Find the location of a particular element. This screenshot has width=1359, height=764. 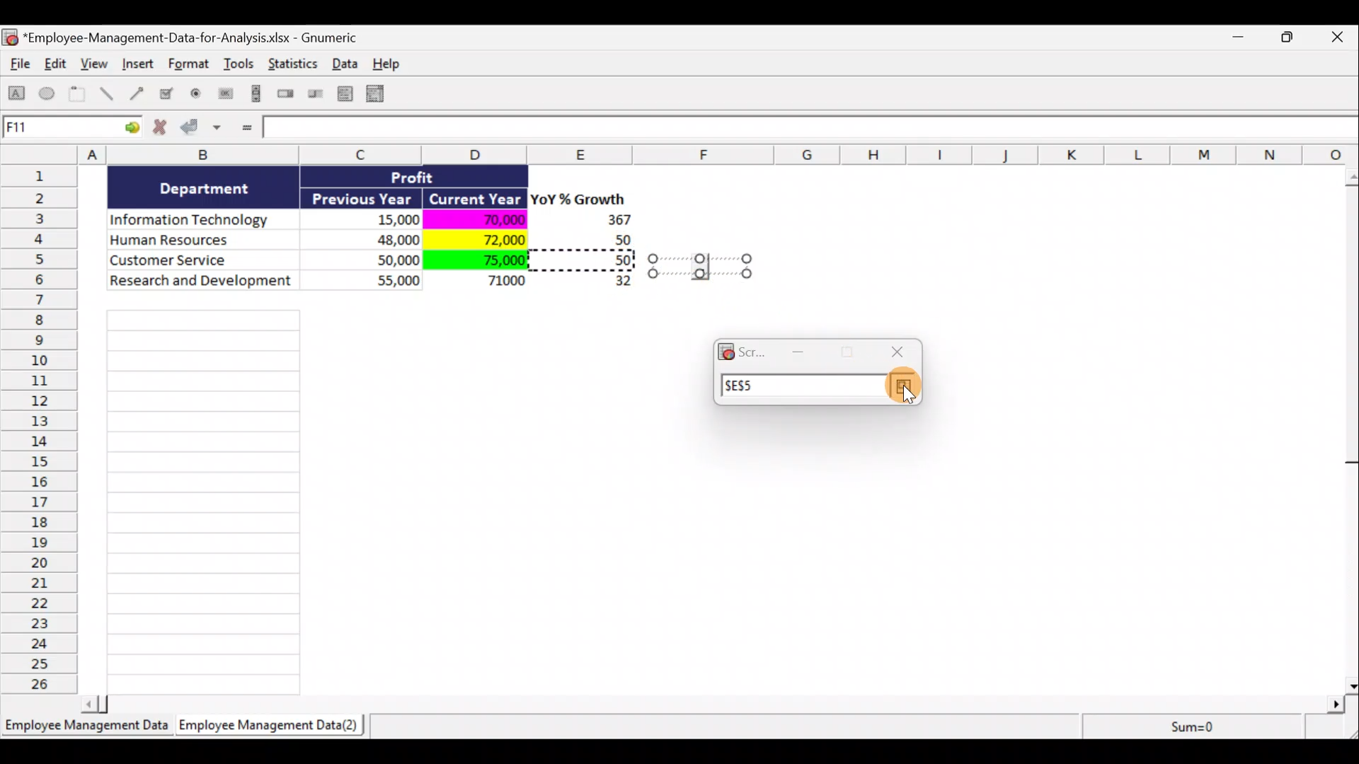

Scroll bar is located at coordinates (1350, 427).